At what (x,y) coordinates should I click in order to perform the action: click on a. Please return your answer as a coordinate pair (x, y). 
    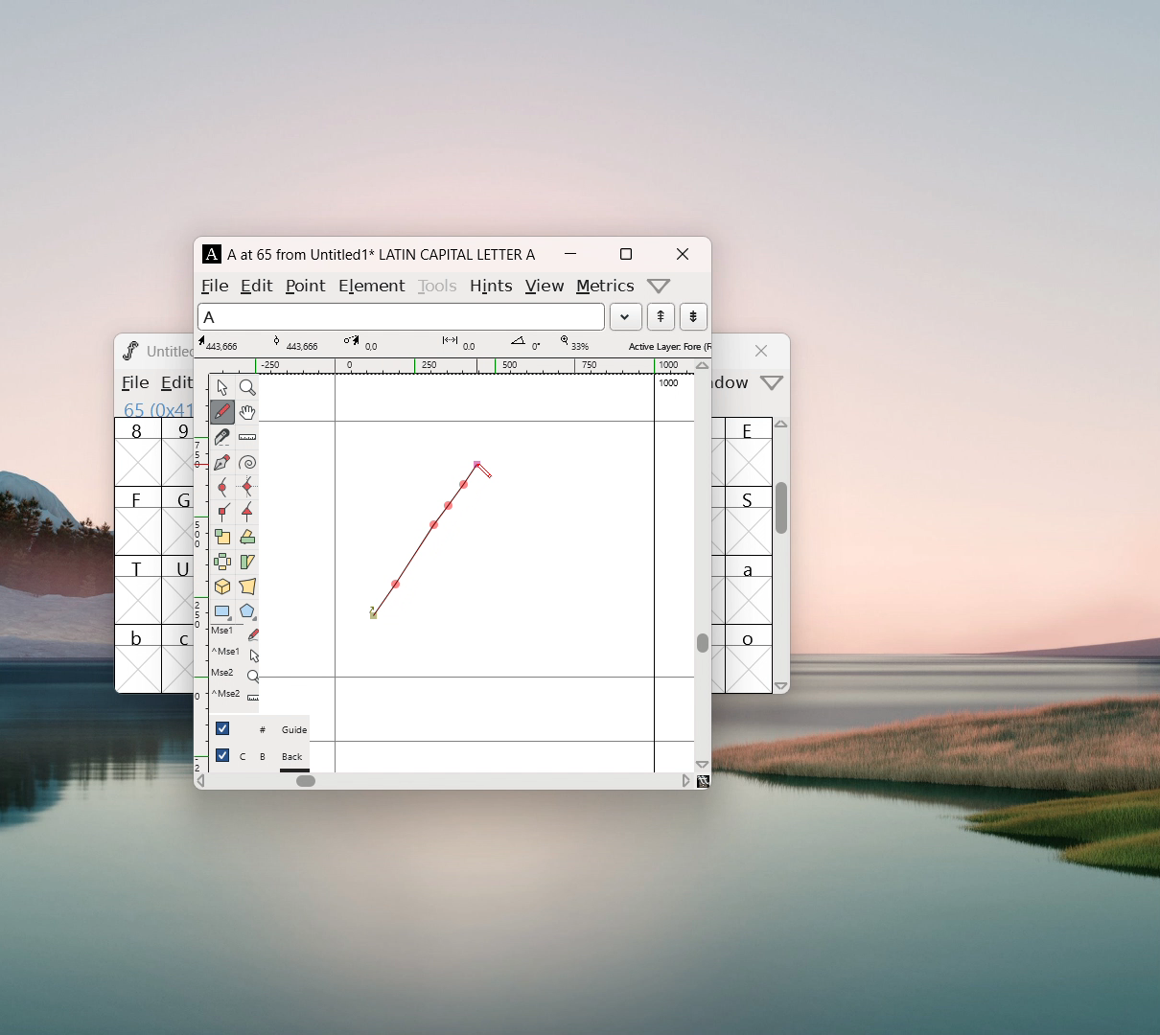
    Looking at the image, I should click on (750, 589).